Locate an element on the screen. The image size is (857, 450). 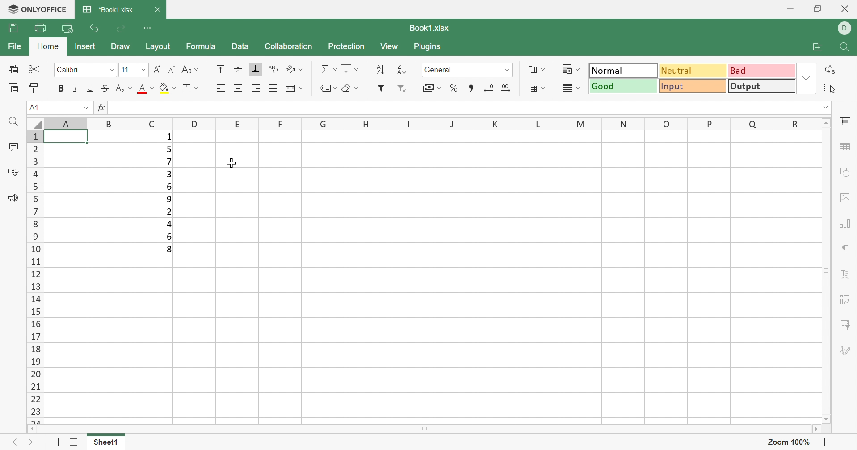
Align Top is located at coordinates (220, 70).